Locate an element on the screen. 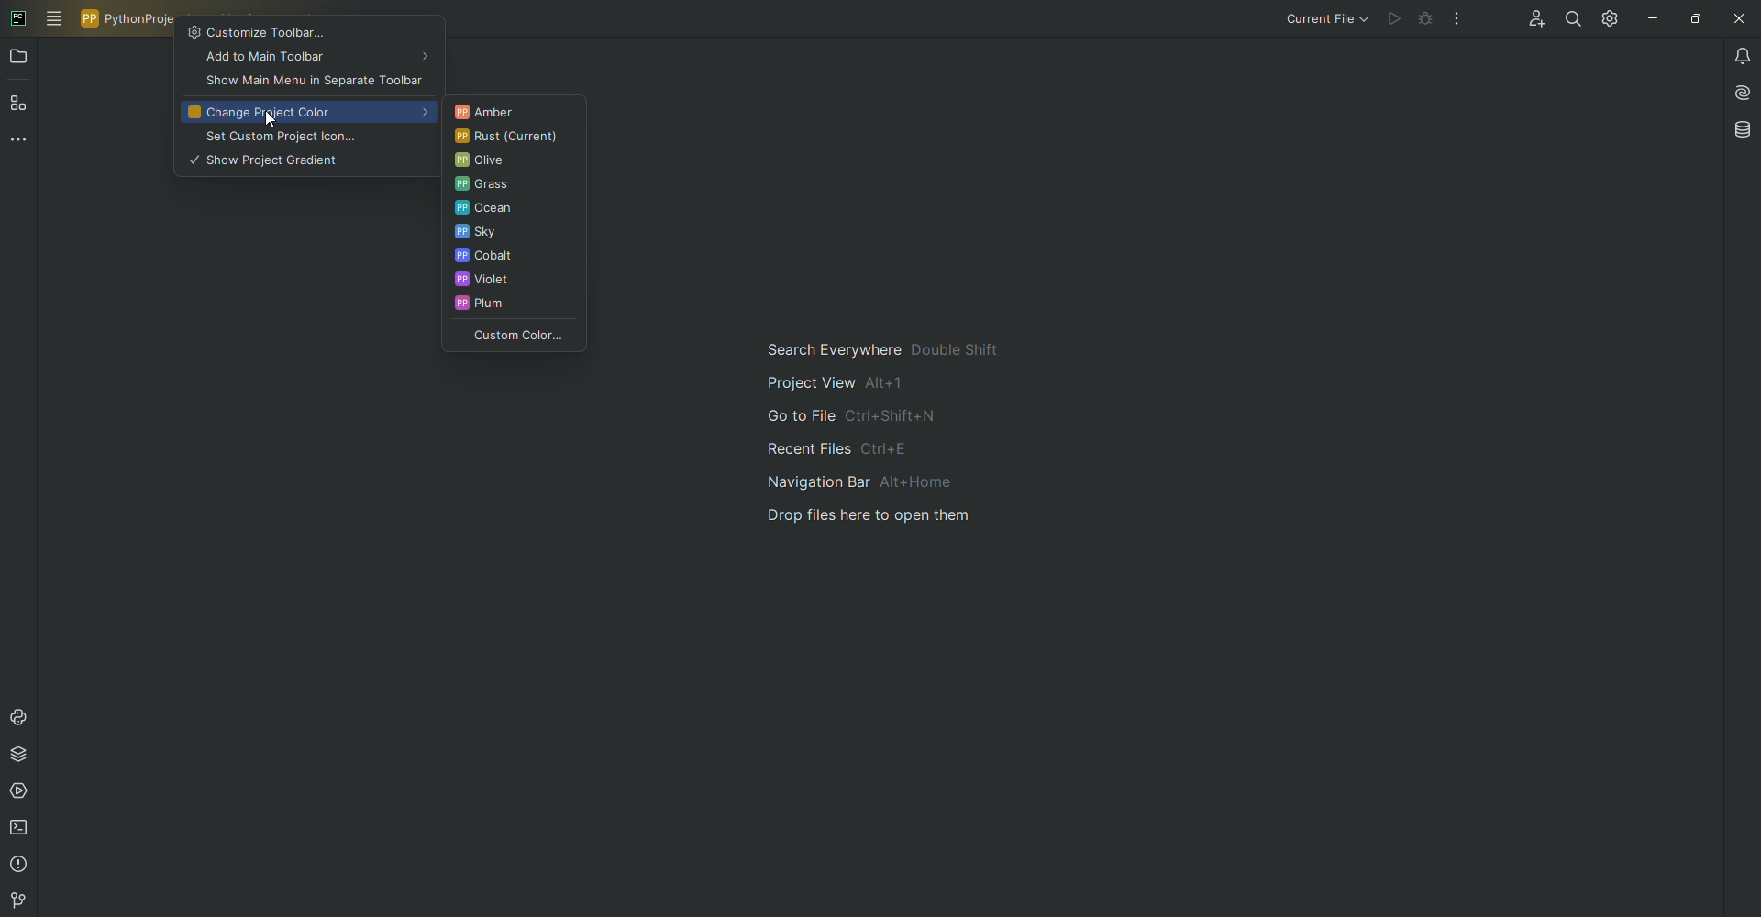 Image resolution: width=1761 pixels, height=917 pixels. Code With Me is located at coordinates (1530, 21).